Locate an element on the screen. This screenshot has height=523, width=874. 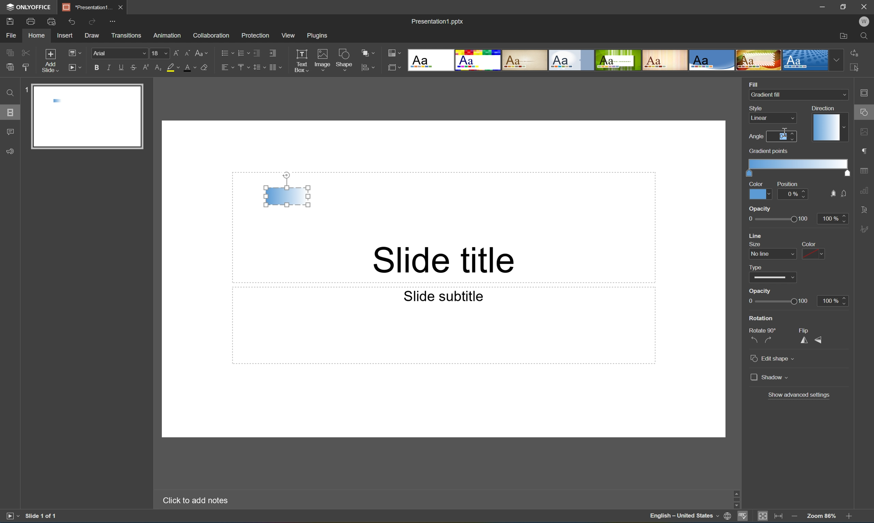
Restore Down is located at coordinates (844, 6).